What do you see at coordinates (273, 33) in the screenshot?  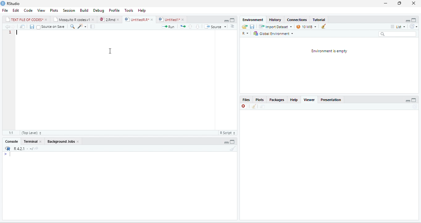 I see `| Global Environment =` at bounding box center [273, 33].